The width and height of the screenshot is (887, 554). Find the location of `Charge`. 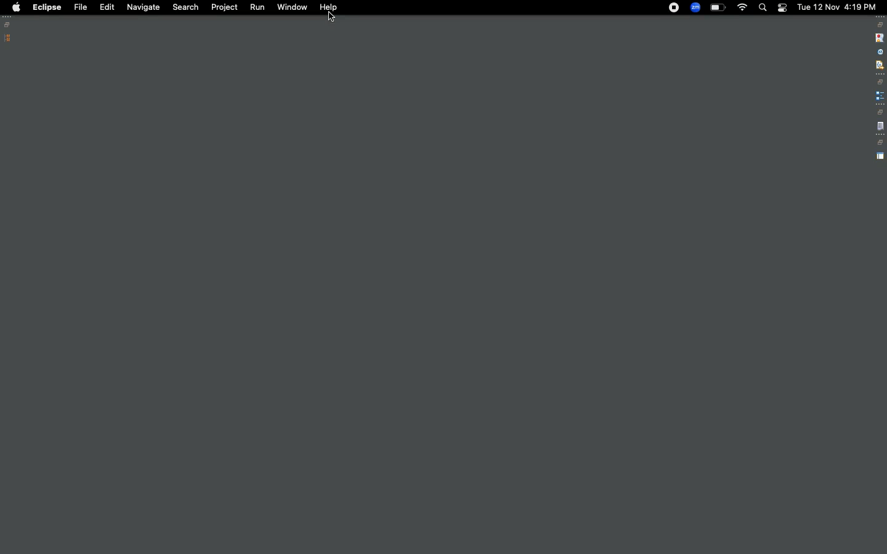

Charge is located at coordinates (718, 8).